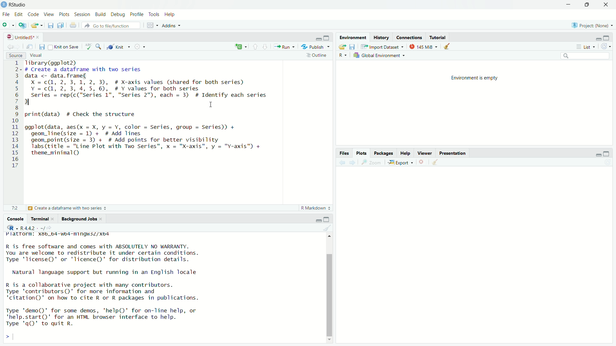  Describe the element at coordinates (318, 38) in the screenshot. I see `Minimize` at that location.